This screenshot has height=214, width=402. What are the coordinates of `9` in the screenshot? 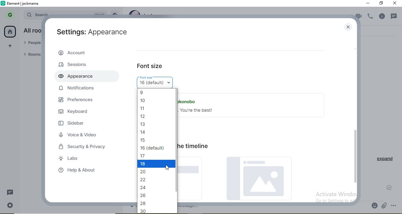 It's located at (150, 92).